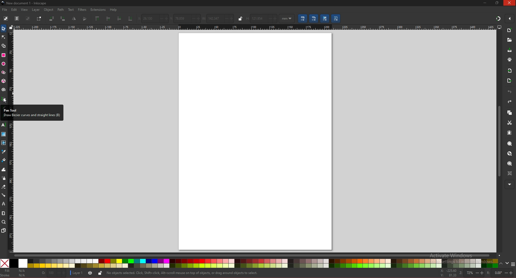 Image resolution: width=516 pixels, height=278 pixels. Describe the element at coordinates (100, 273) in the screenshot. I see `lock` at that location.